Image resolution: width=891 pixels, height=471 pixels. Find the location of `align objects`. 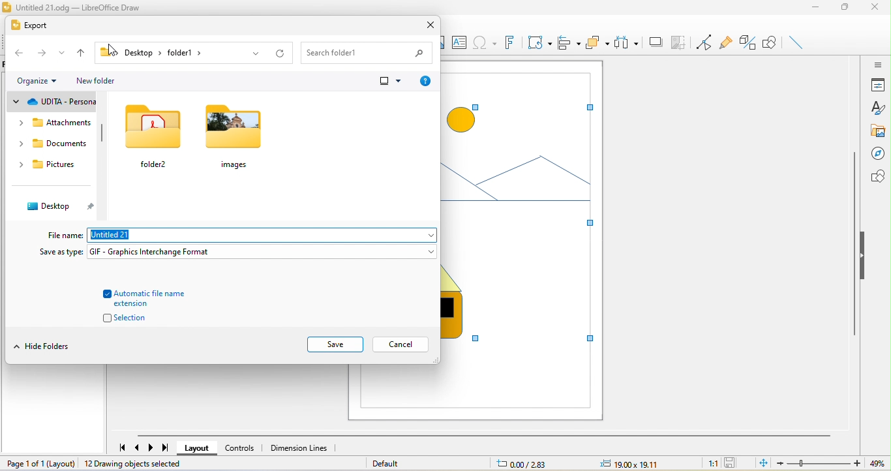

align objects is located at coordinates (570, 42).